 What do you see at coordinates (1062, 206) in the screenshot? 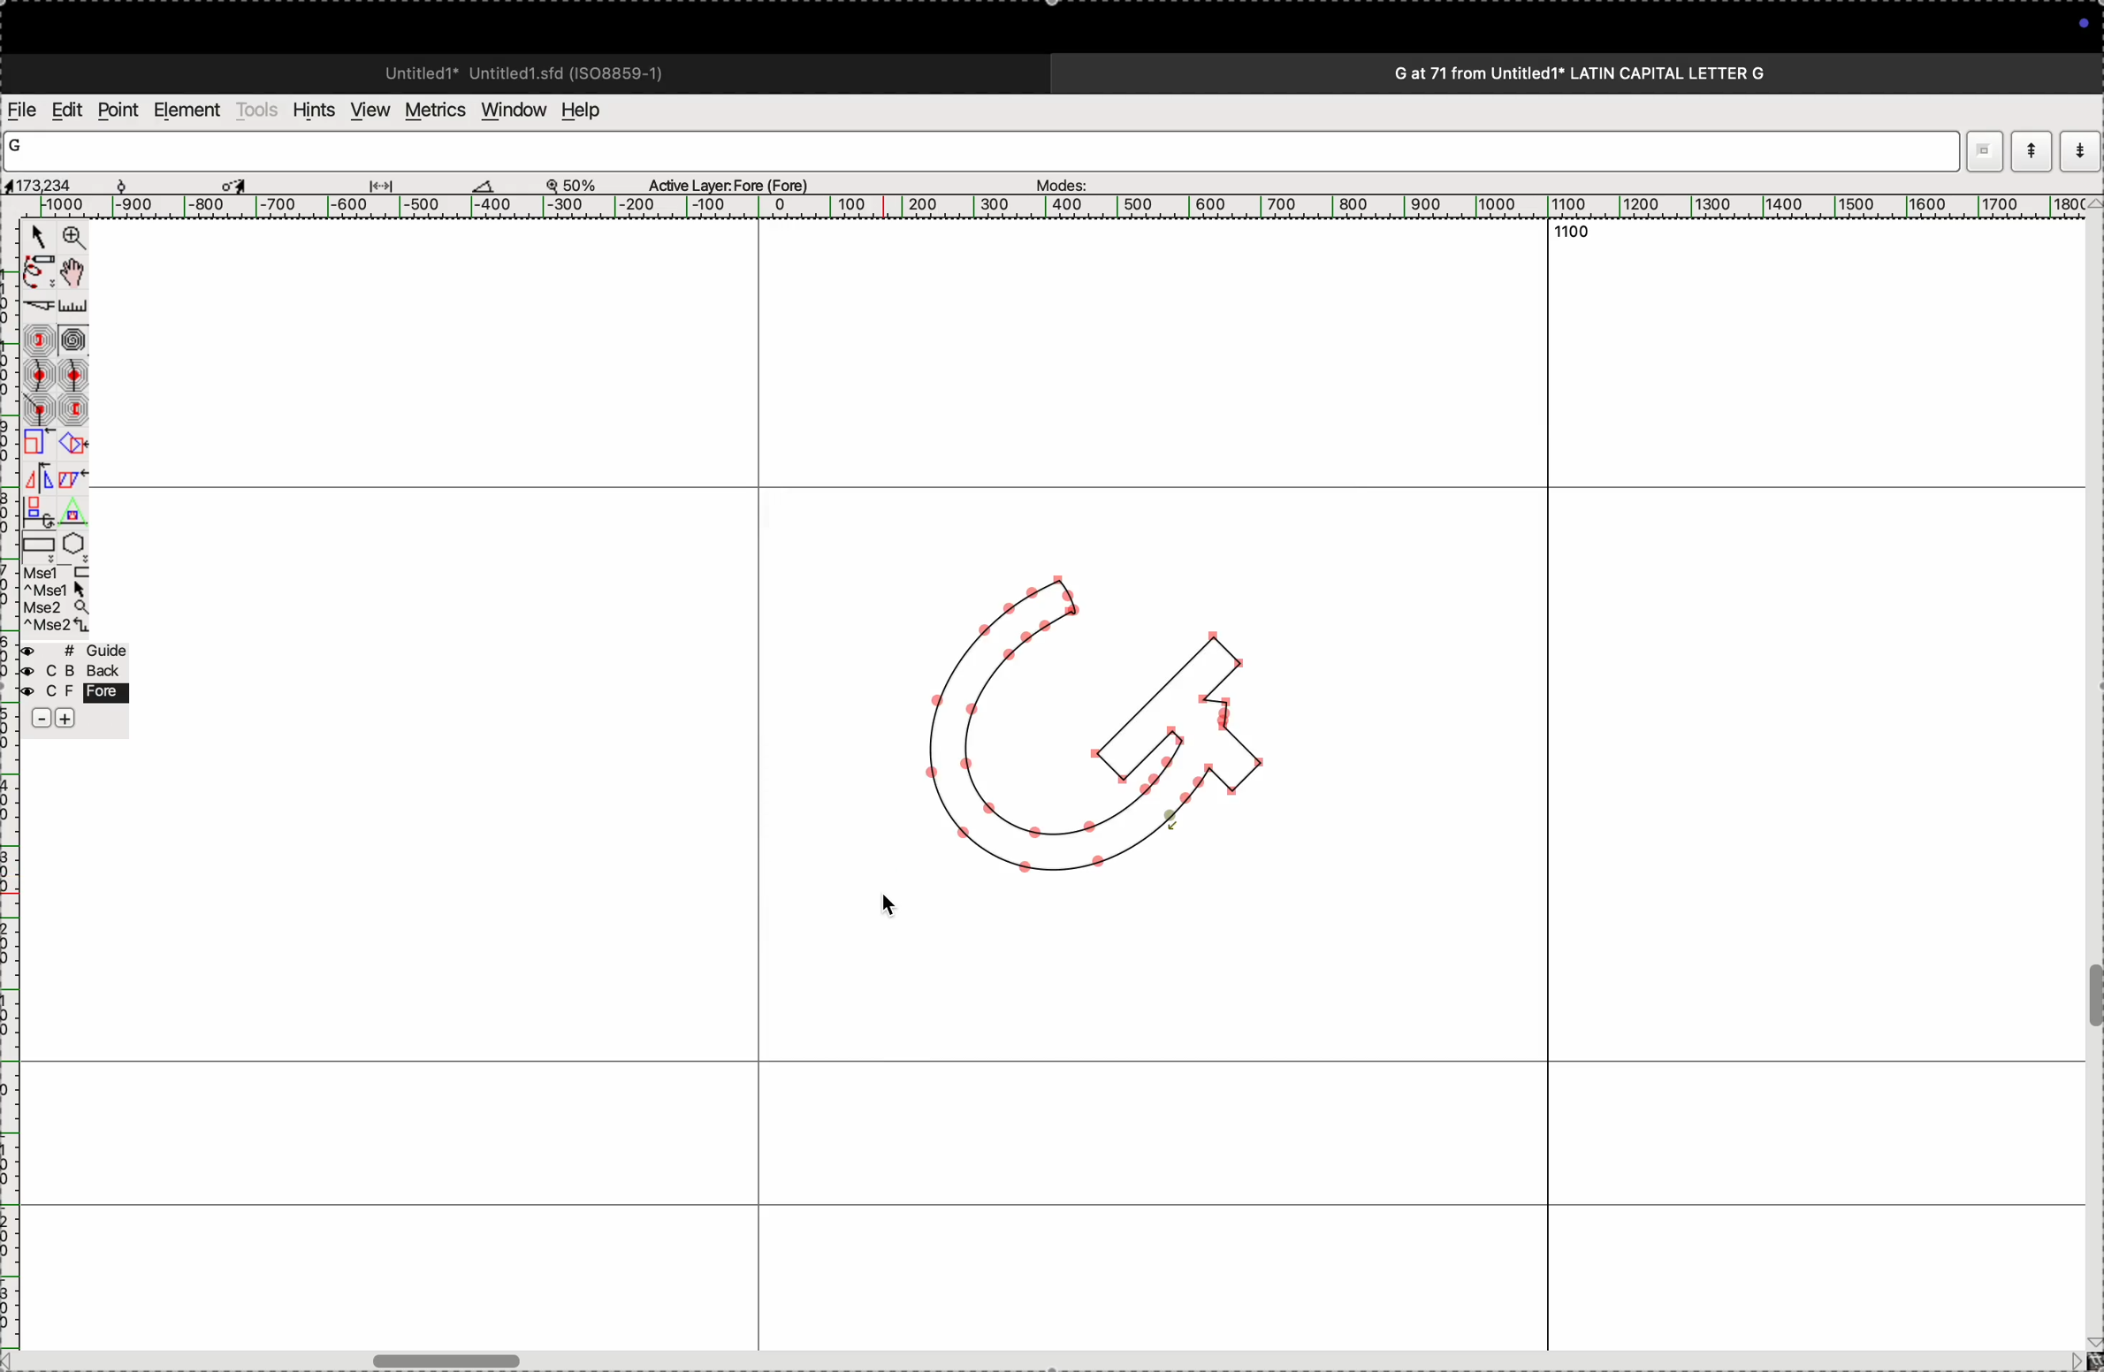
I see `scale` at bounding box center [1062, 206].